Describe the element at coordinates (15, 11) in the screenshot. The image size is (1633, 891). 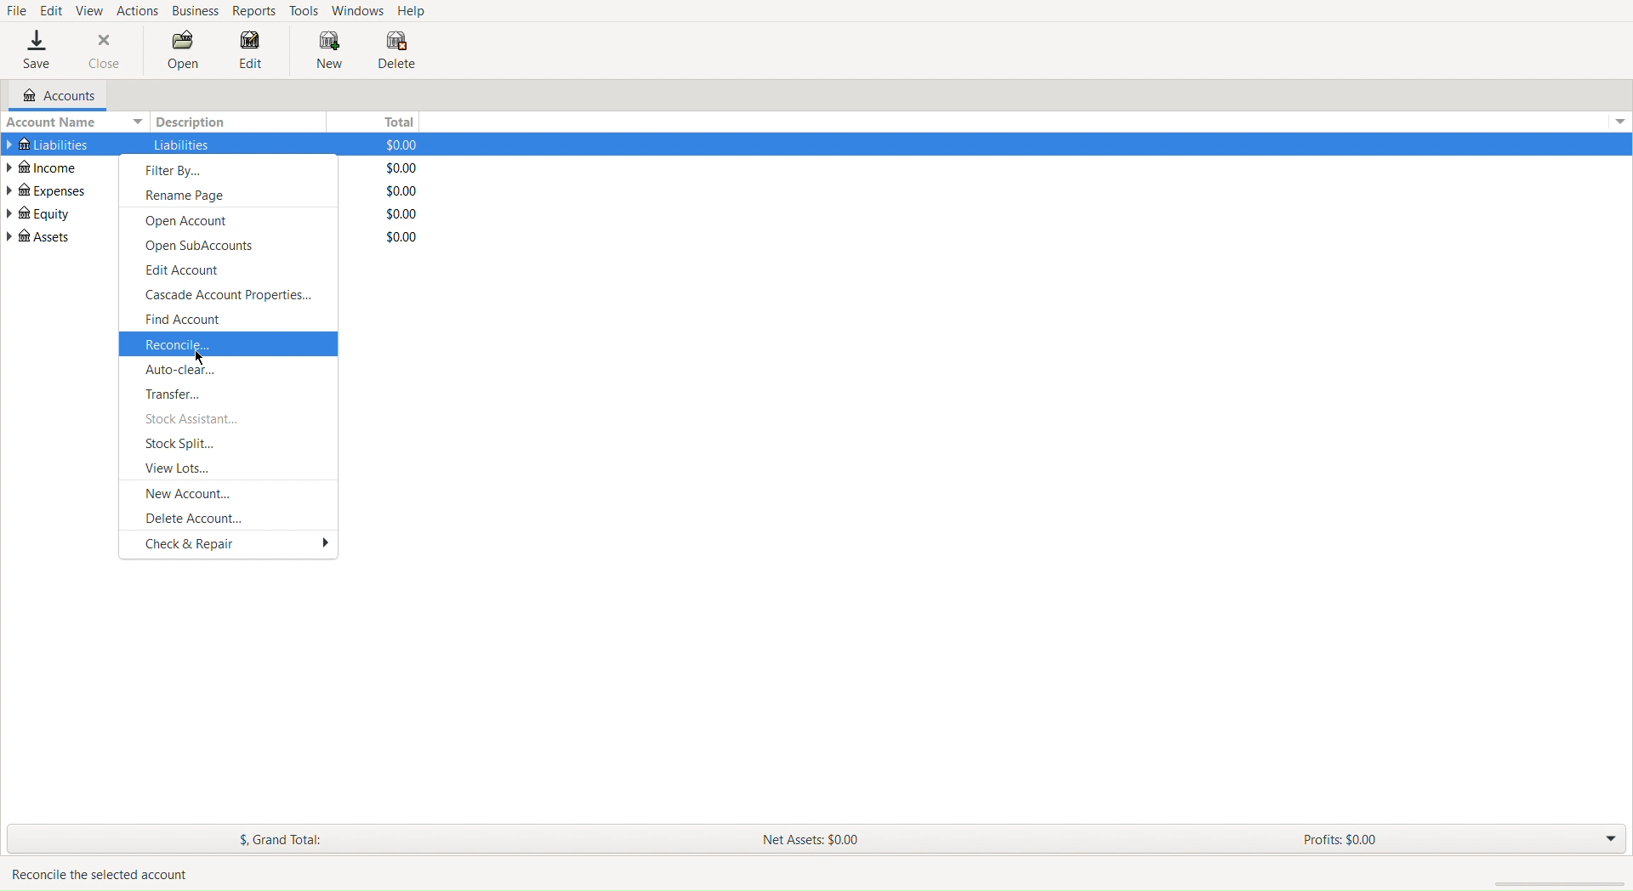
I see `File` at that location.